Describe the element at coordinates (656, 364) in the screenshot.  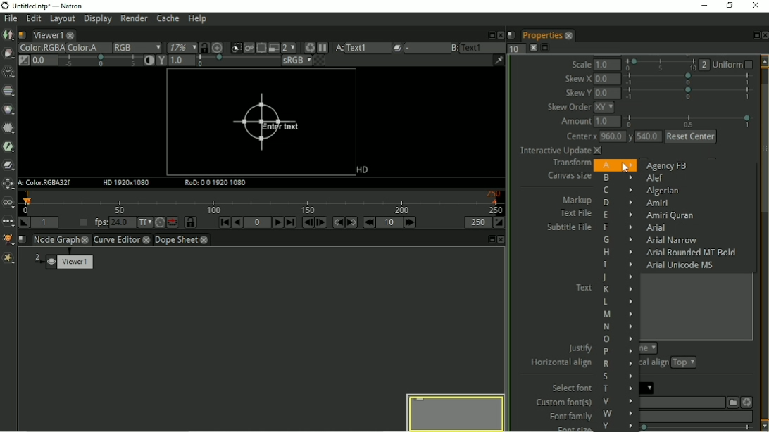
I see `Vertical align` at that location.